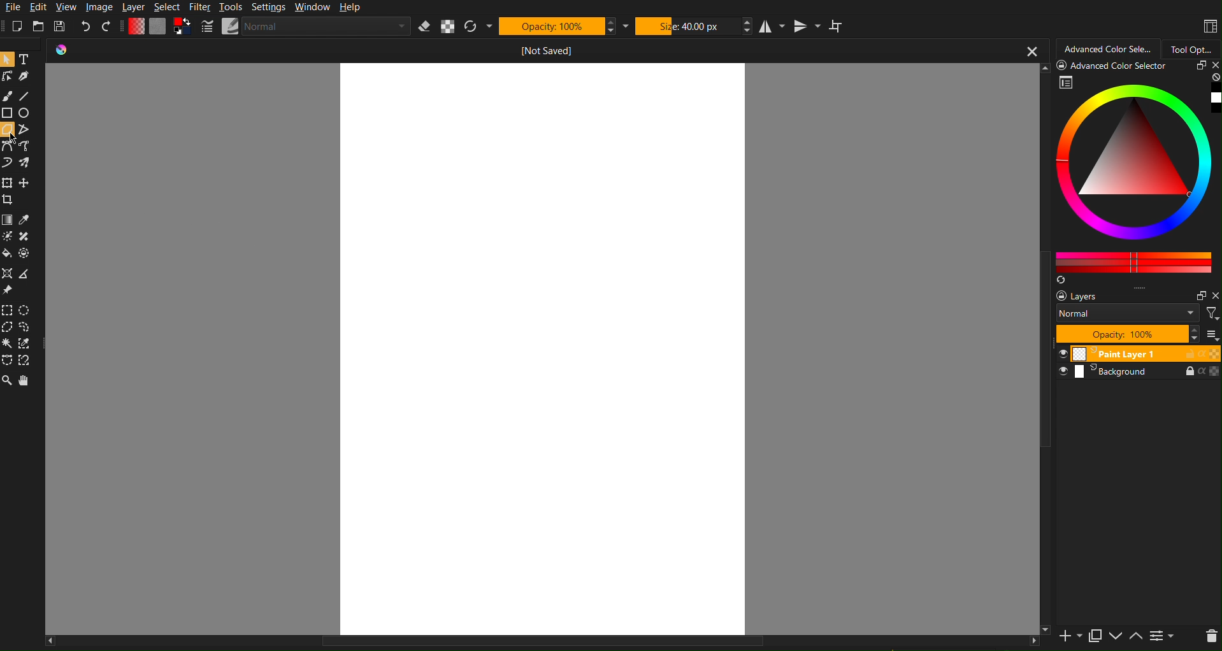 The height and width of the screenshot is (651, 1222). What do you see at coordinates (1109, 47) in the screenshot?
I see `Advanced Color Selector` at bounding box center [1109, 47].